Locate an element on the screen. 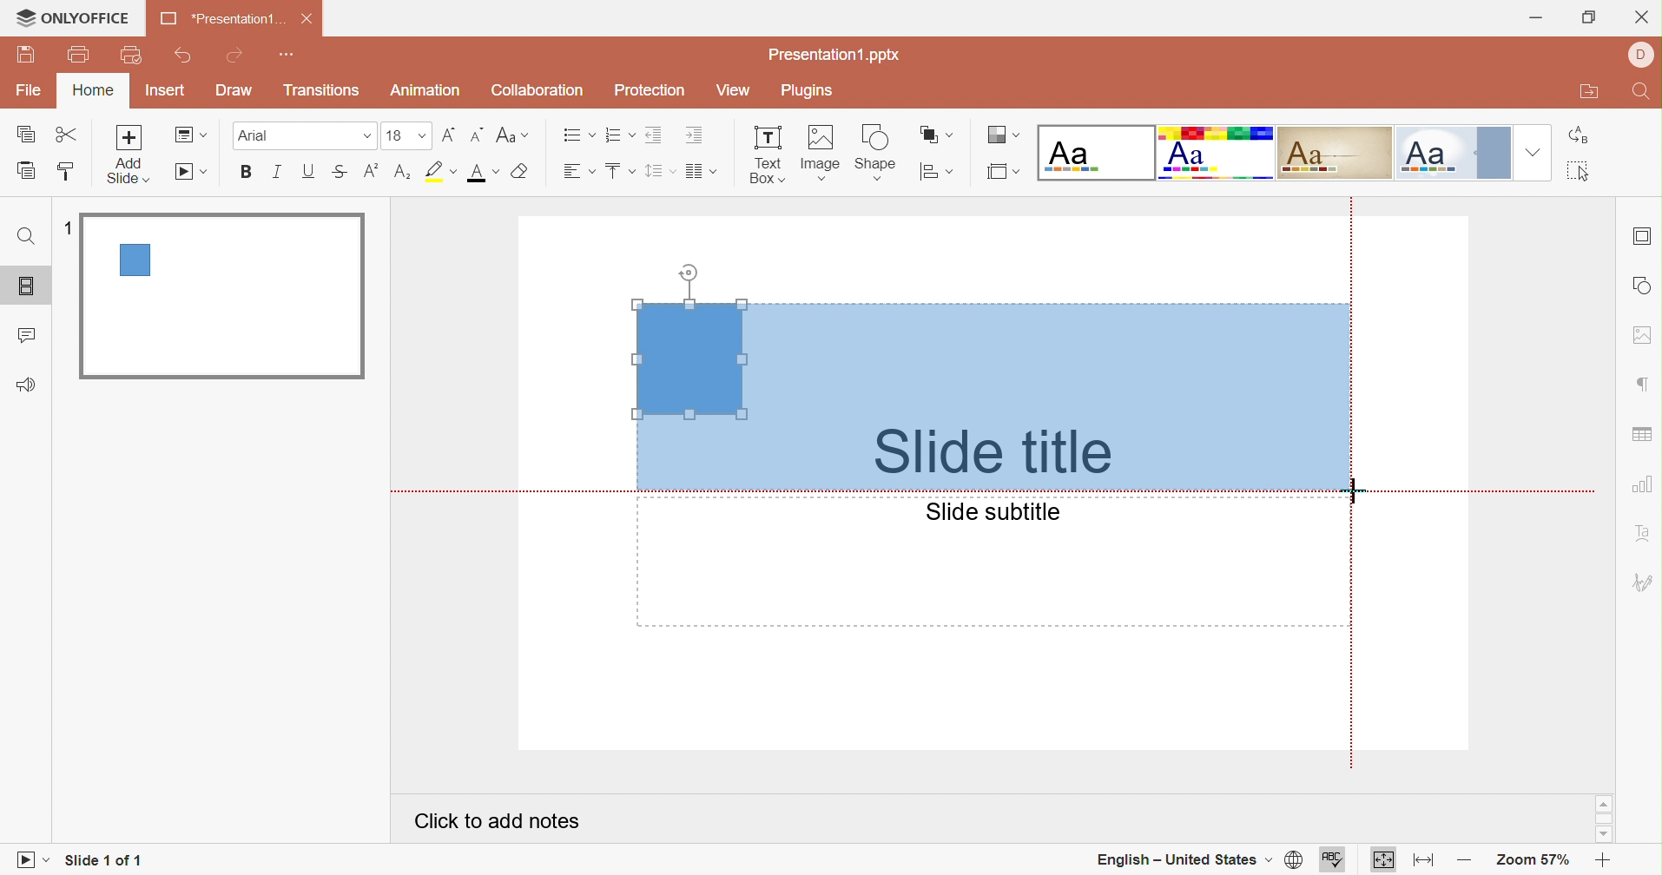 This screenshot has width=1662, height=875. Slide settings is located at coordinates (1643, 234).